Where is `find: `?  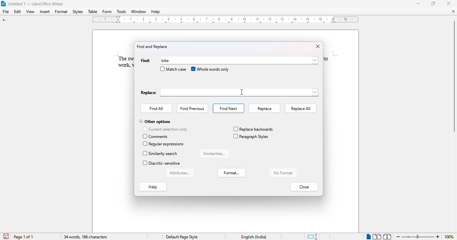 find:  is located at coordinates (146, 61).